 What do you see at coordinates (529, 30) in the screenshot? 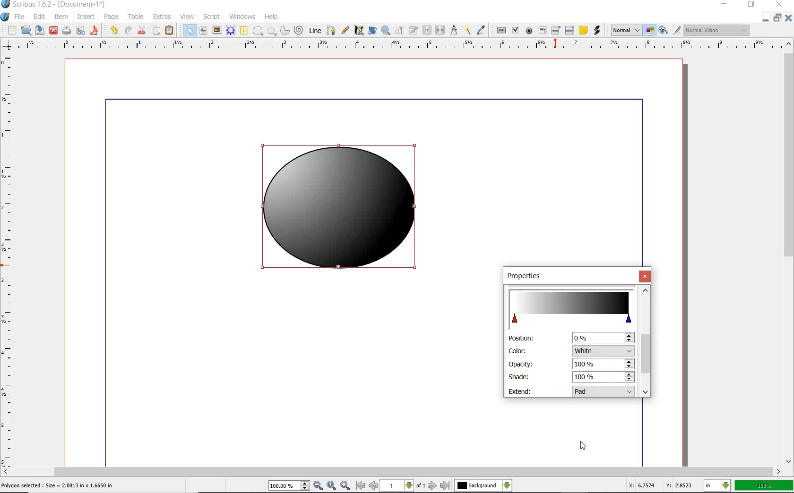
I see `PDF RADIO BUTTON` at bounding box center [529, 30].